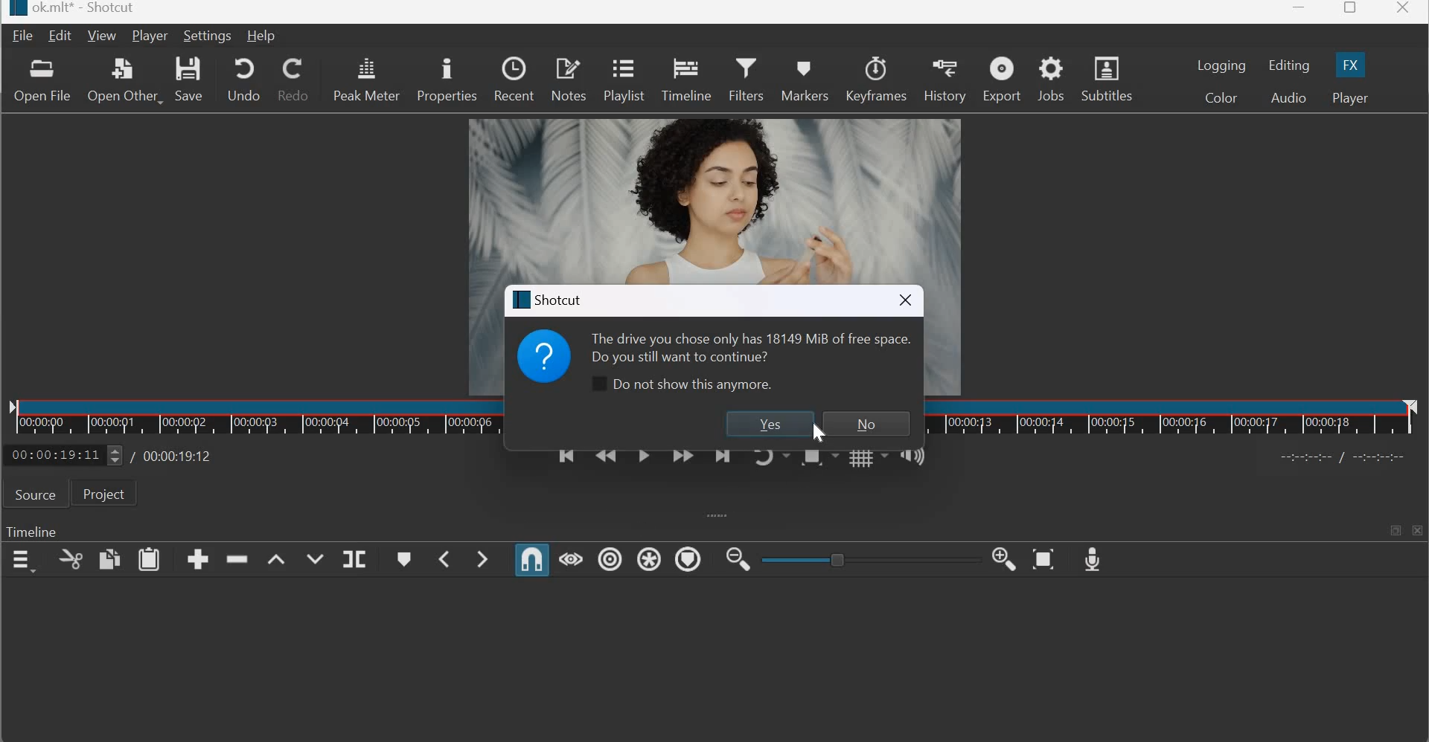 The width and height of the screenshot is (1429, 742). Describe the element at coordinates (62, 36) in the screenshot. I see `Edit` at that location.